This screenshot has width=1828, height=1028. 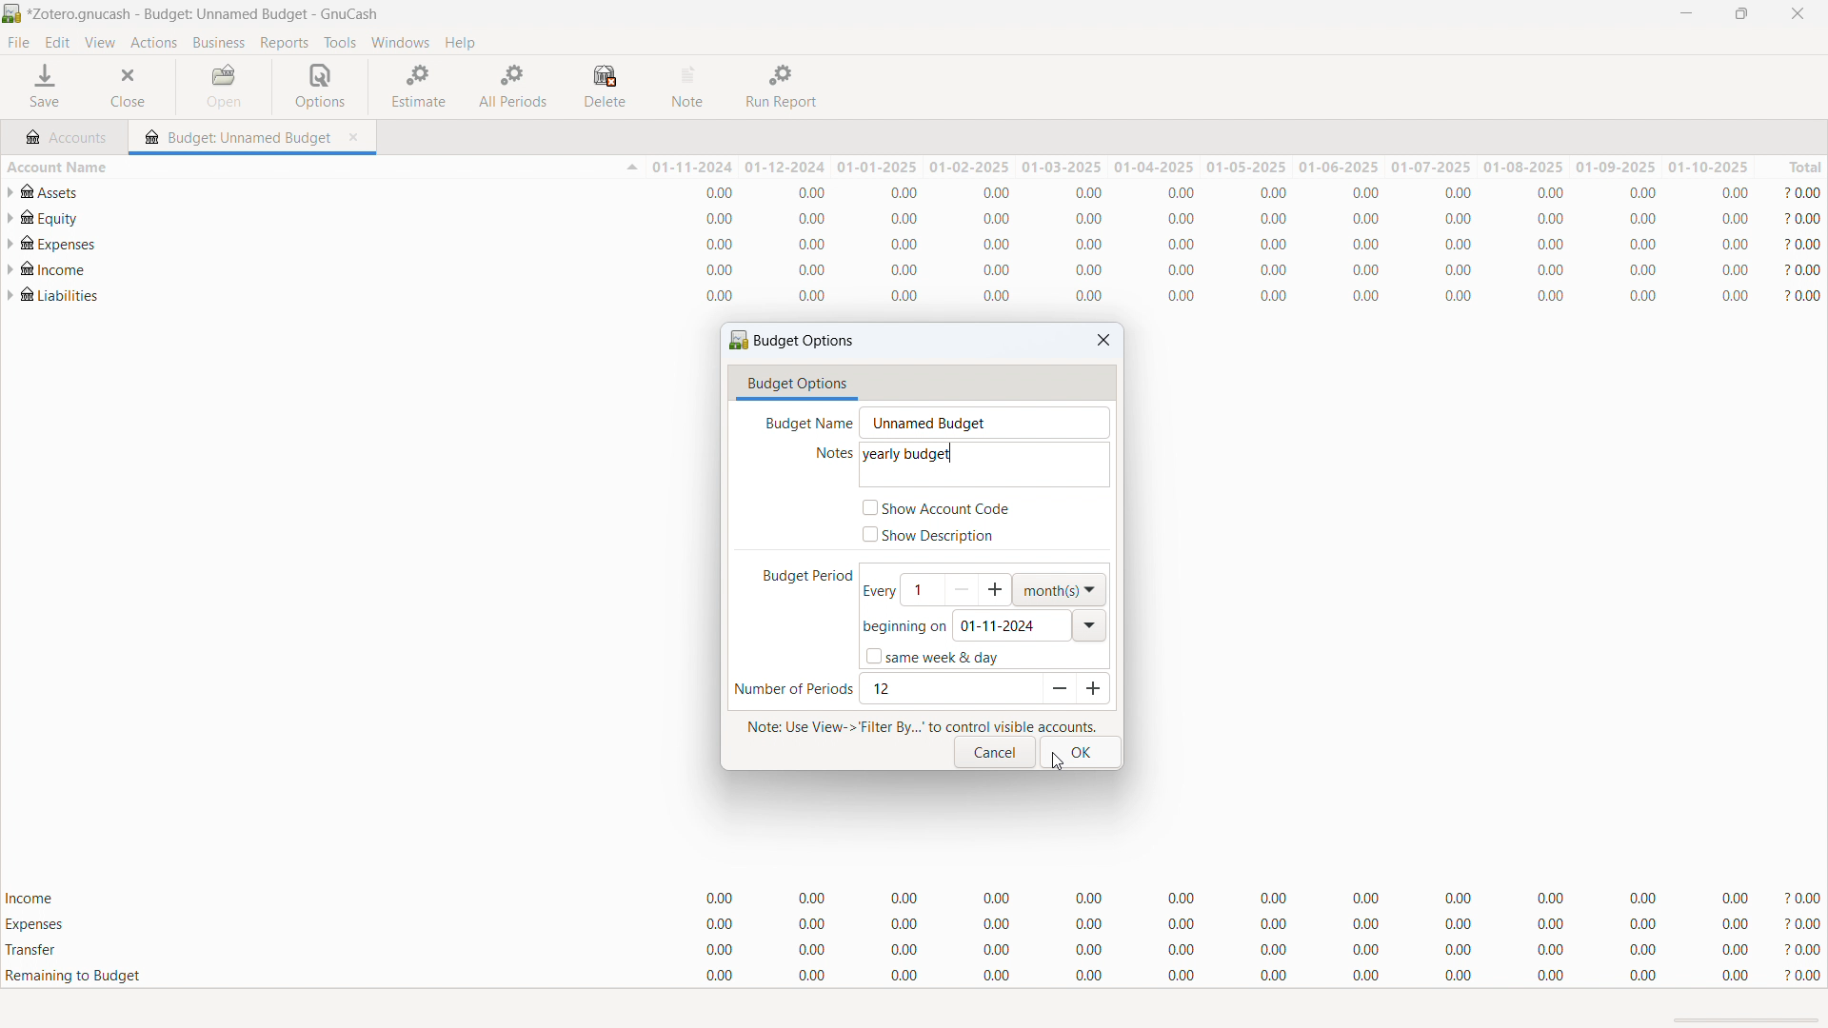 What do you see at coordinates (1055, 689) in the screenshot?
I see `decrease period` at bounding box center [1055, 689].